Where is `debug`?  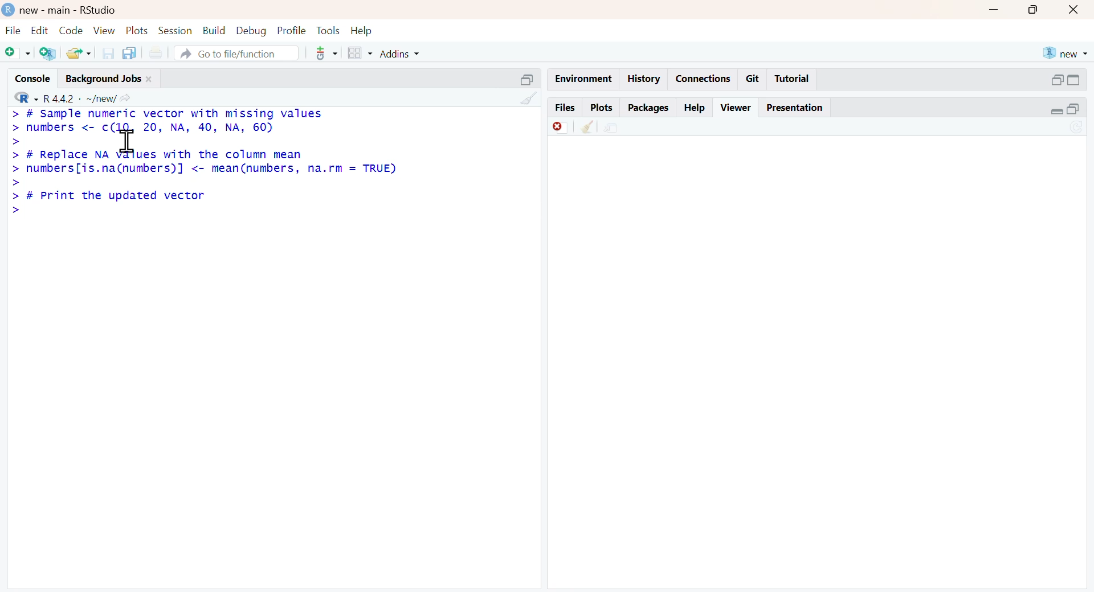 debug is located at coordinates (252, 32).